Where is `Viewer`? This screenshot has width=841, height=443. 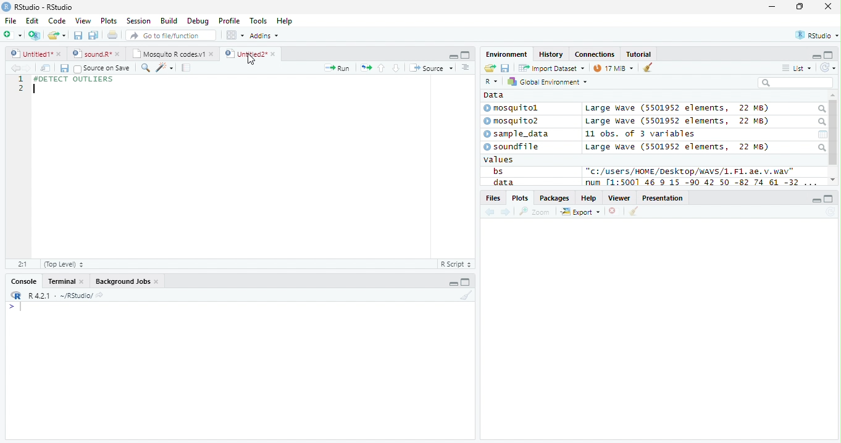
Viewer is located at coordinates (619, 198).